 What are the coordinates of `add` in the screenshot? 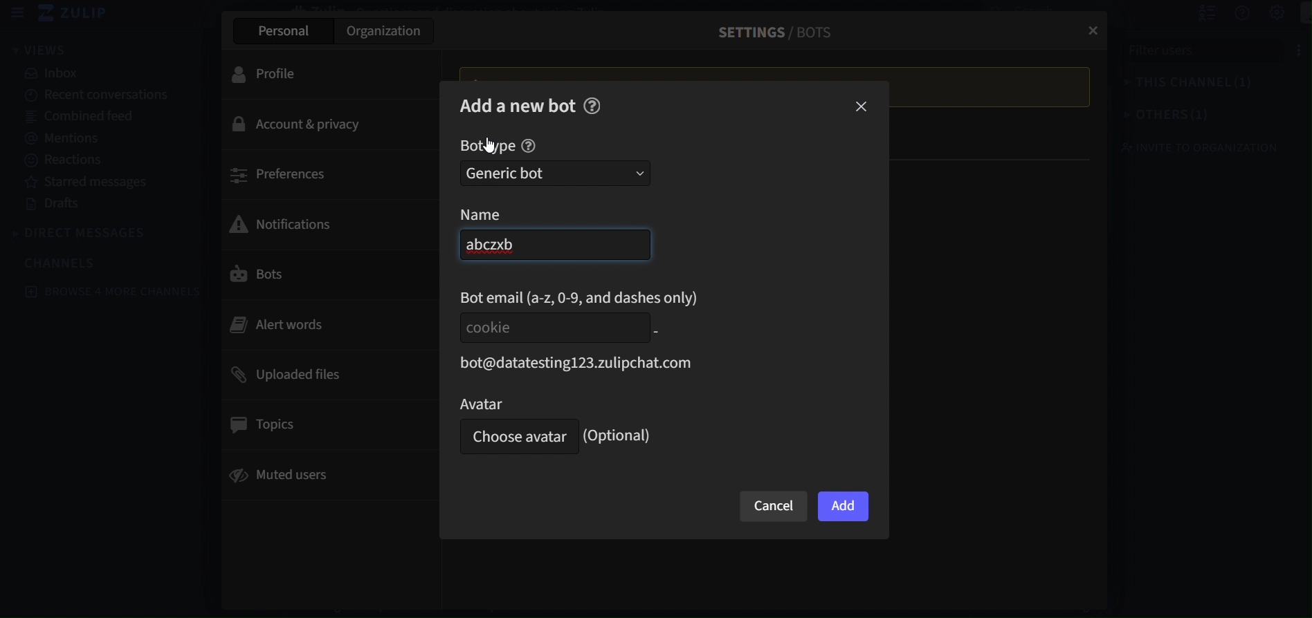 It's located at (844, 507).